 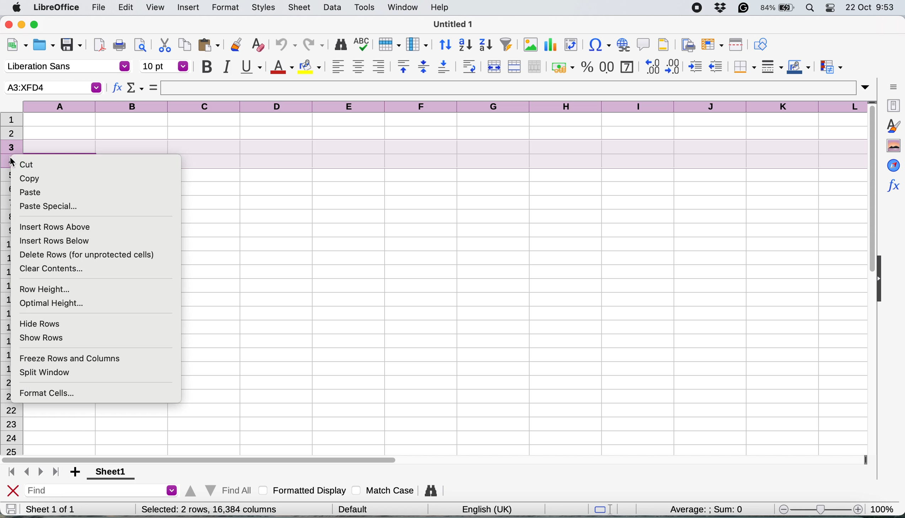 What do you see at coordinates (417, 44) in the screenshot?
I see `column` at bounding box center [417, 44].